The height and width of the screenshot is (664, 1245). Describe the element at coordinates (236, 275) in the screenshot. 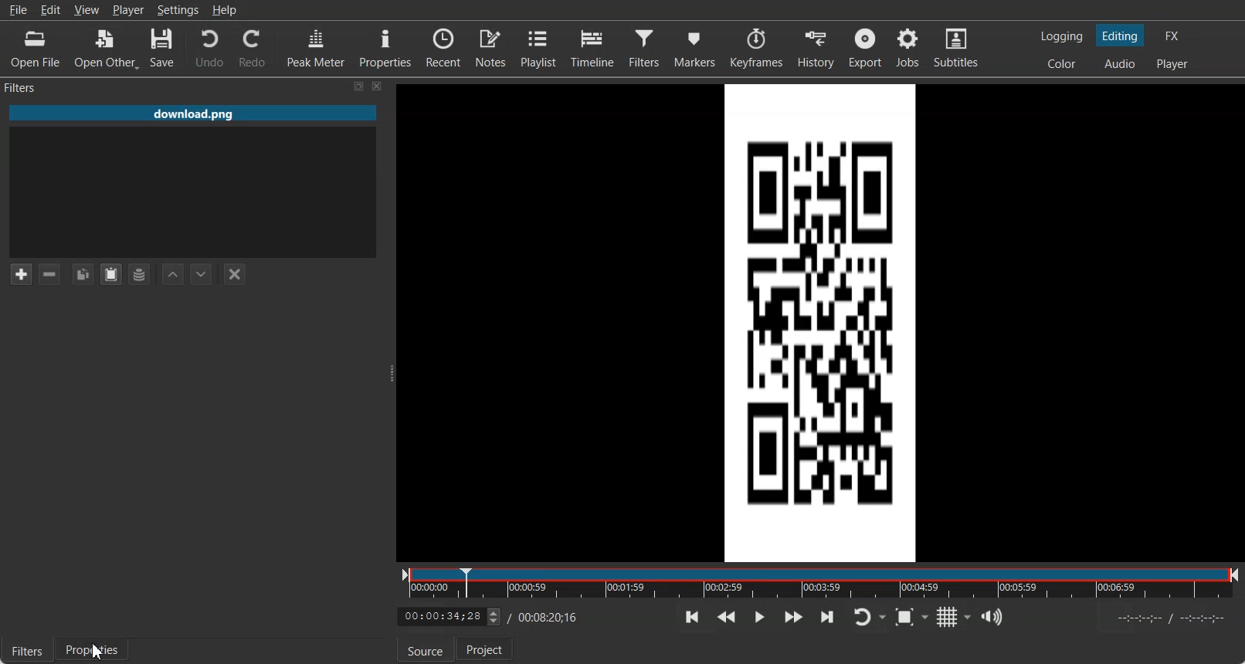

I see `Deselect the filter` at that location.